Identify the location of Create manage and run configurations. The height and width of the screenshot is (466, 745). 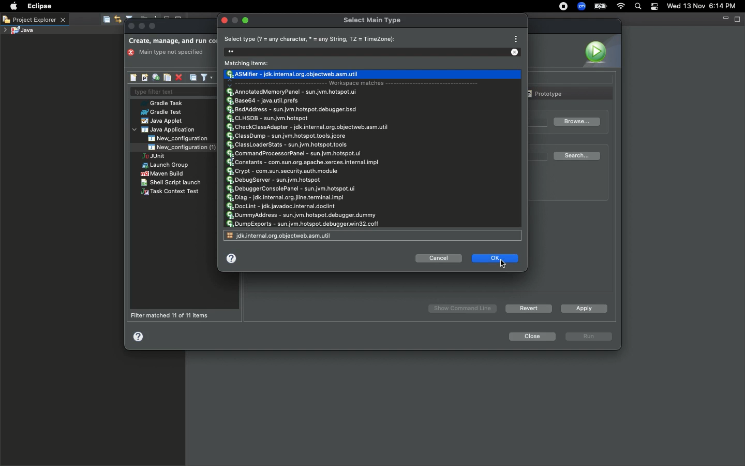
(172, 41).